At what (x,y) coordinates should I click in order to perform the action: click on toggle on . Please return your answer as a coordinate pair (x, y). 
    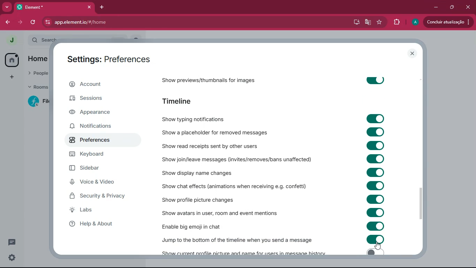
    Looking at the image, I should click on (377, 226).